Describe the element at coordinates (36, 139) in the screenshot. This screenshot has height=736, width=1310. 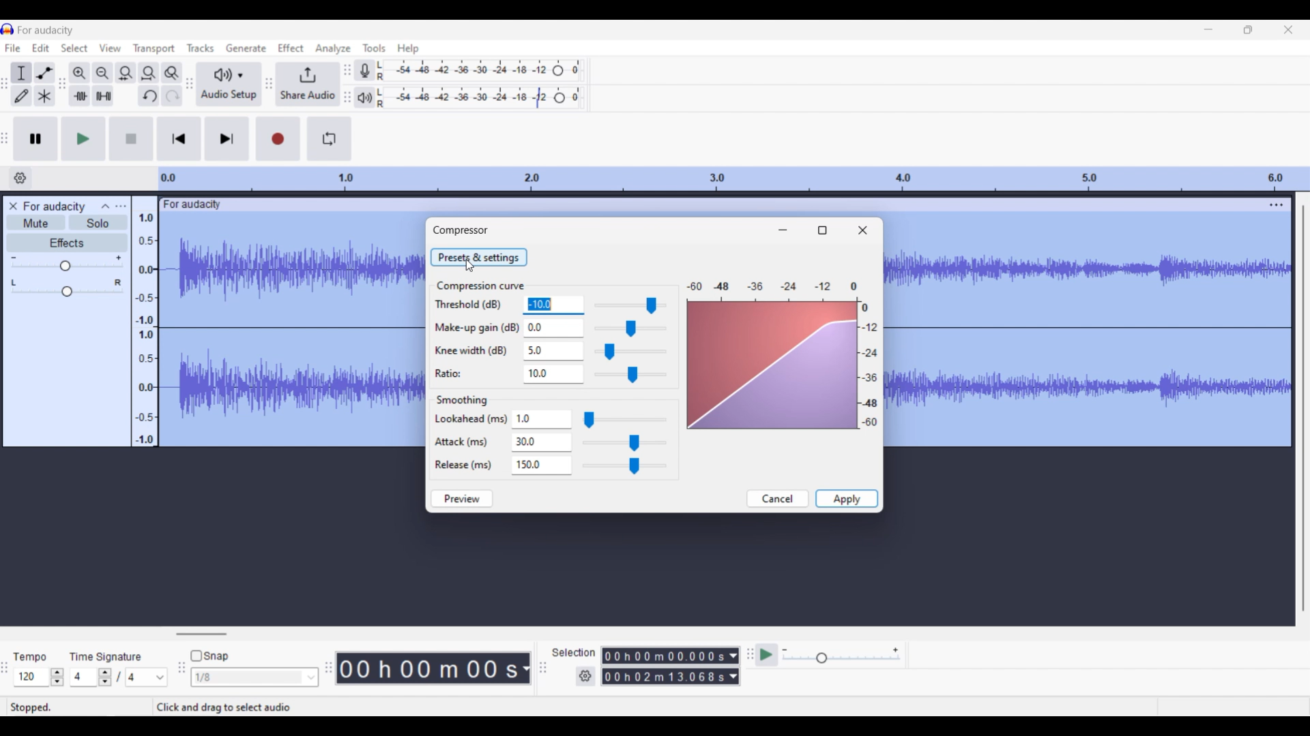
I see `Pause` at that location.